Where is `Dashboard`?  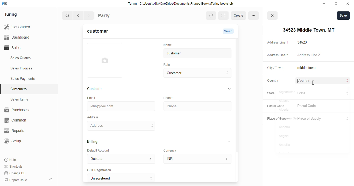
Dashboard is located at coordinates (25, 37).